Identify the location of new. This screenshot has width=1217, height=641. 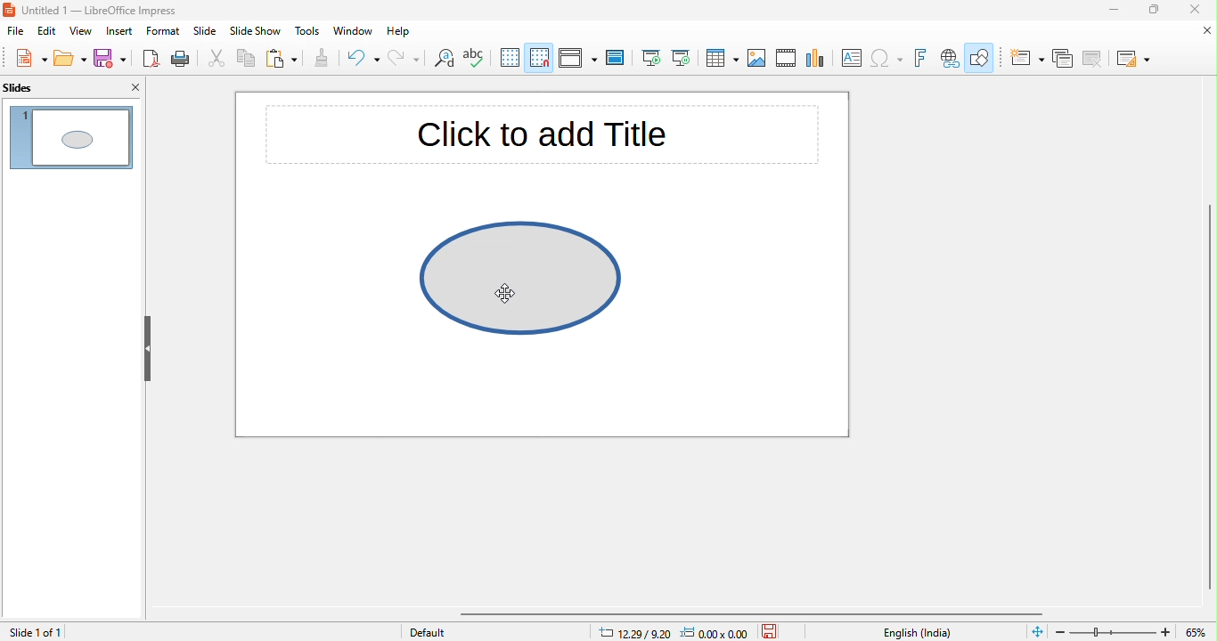
(25, 58).